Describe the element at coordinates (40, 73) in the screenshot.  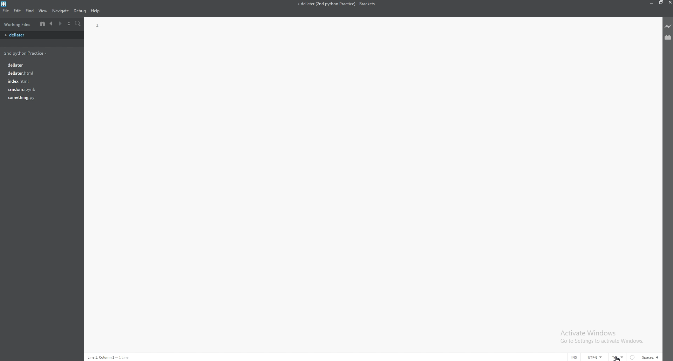
I see `file` at that location.